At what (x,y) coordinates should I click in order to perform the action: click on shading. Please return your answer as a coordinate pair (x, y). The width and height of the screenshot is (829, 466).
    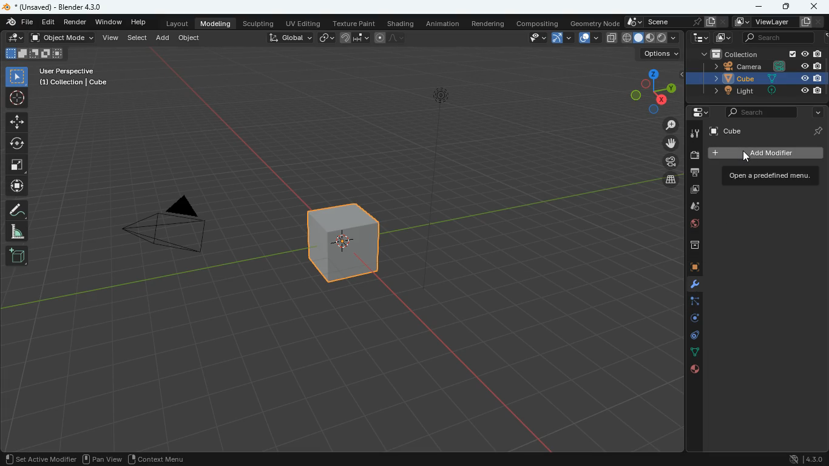
    Looking at the image, I should click on (402, 24).